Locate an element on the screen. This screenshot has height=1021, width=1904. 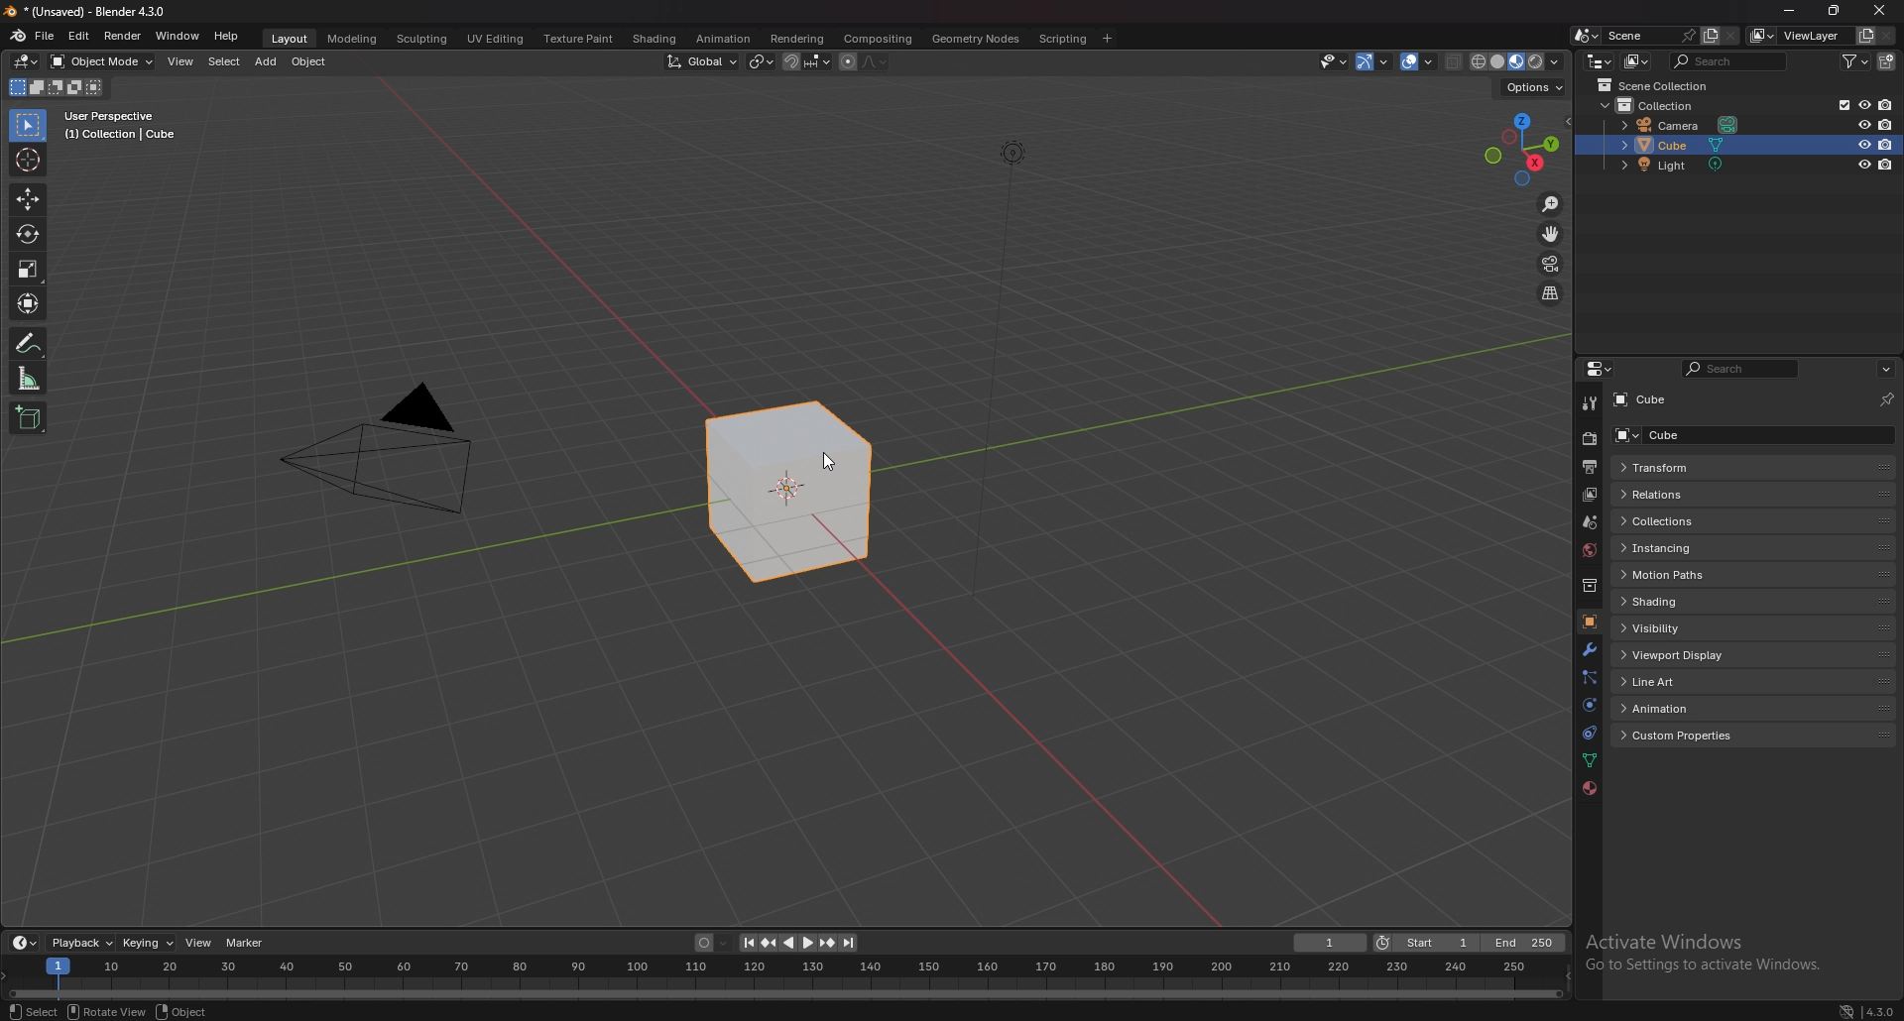
pyramid is located at coordinates (386, 449).